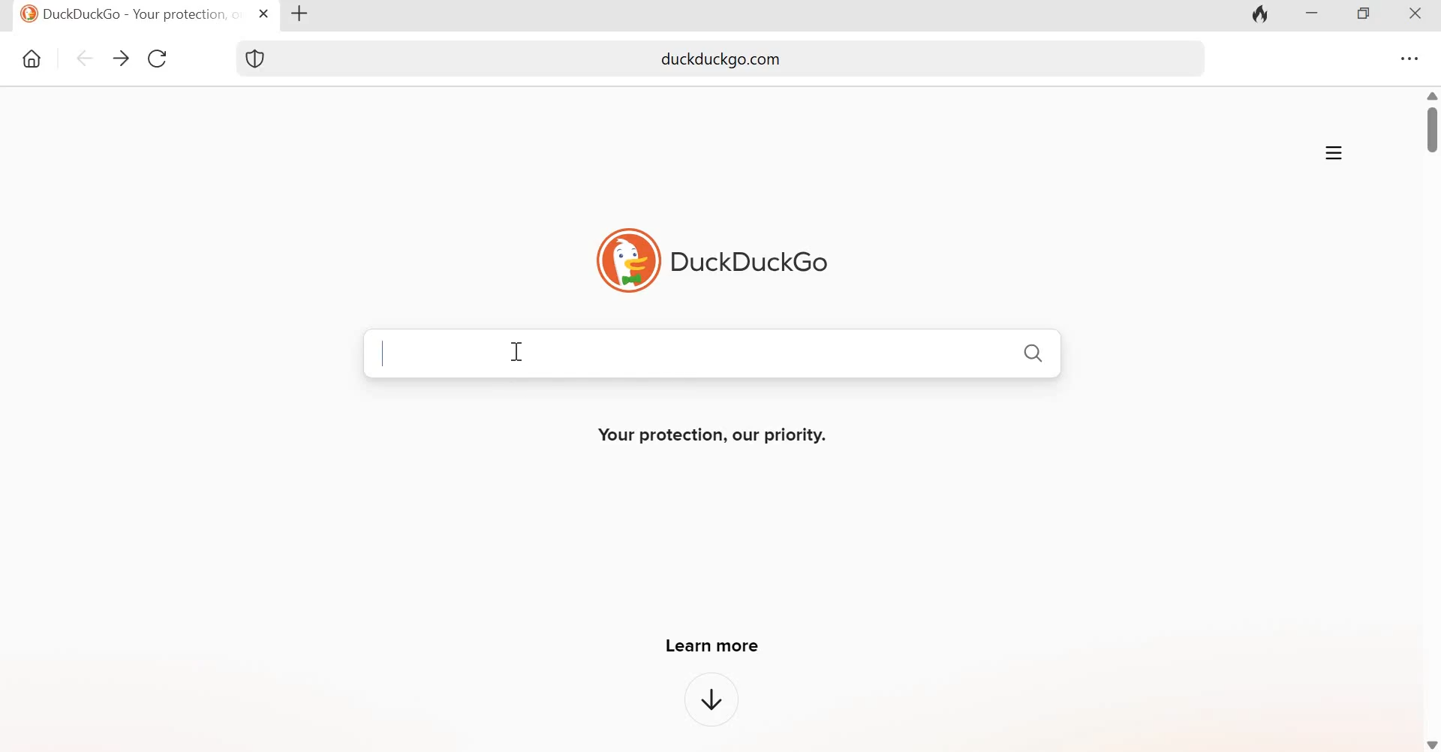 This screenshot has width=1441, height=752. I want to click on Shield, so click(257, 58).